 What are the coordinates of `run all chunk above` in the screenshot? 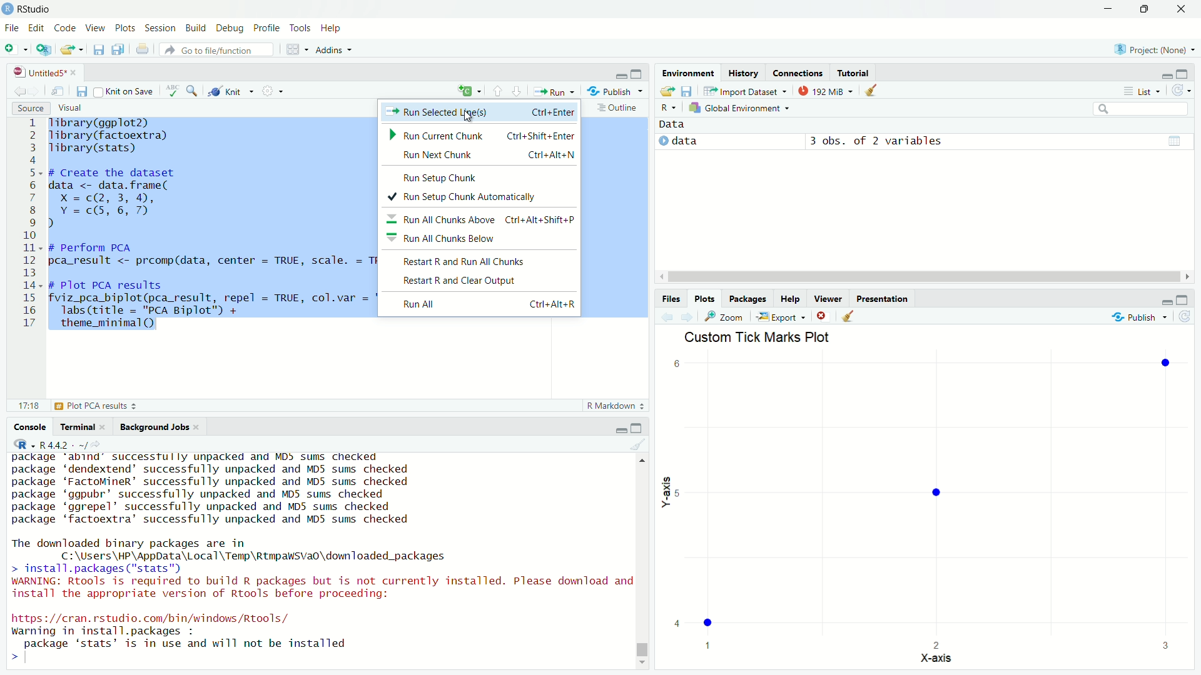 It's located at (482, 218).